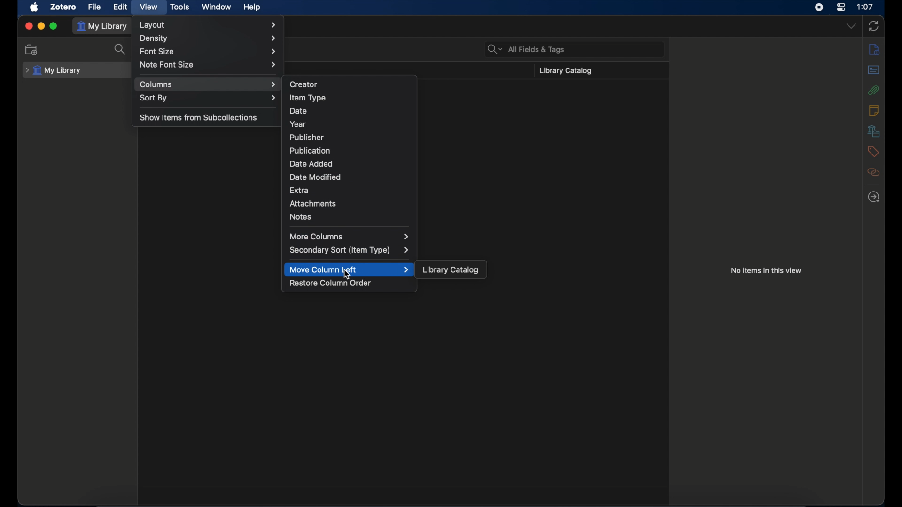 This screenshot has height=507, width=902. Describe the element at coordinates (852, 26) in the screenshot. I see `dropdown` at that location.